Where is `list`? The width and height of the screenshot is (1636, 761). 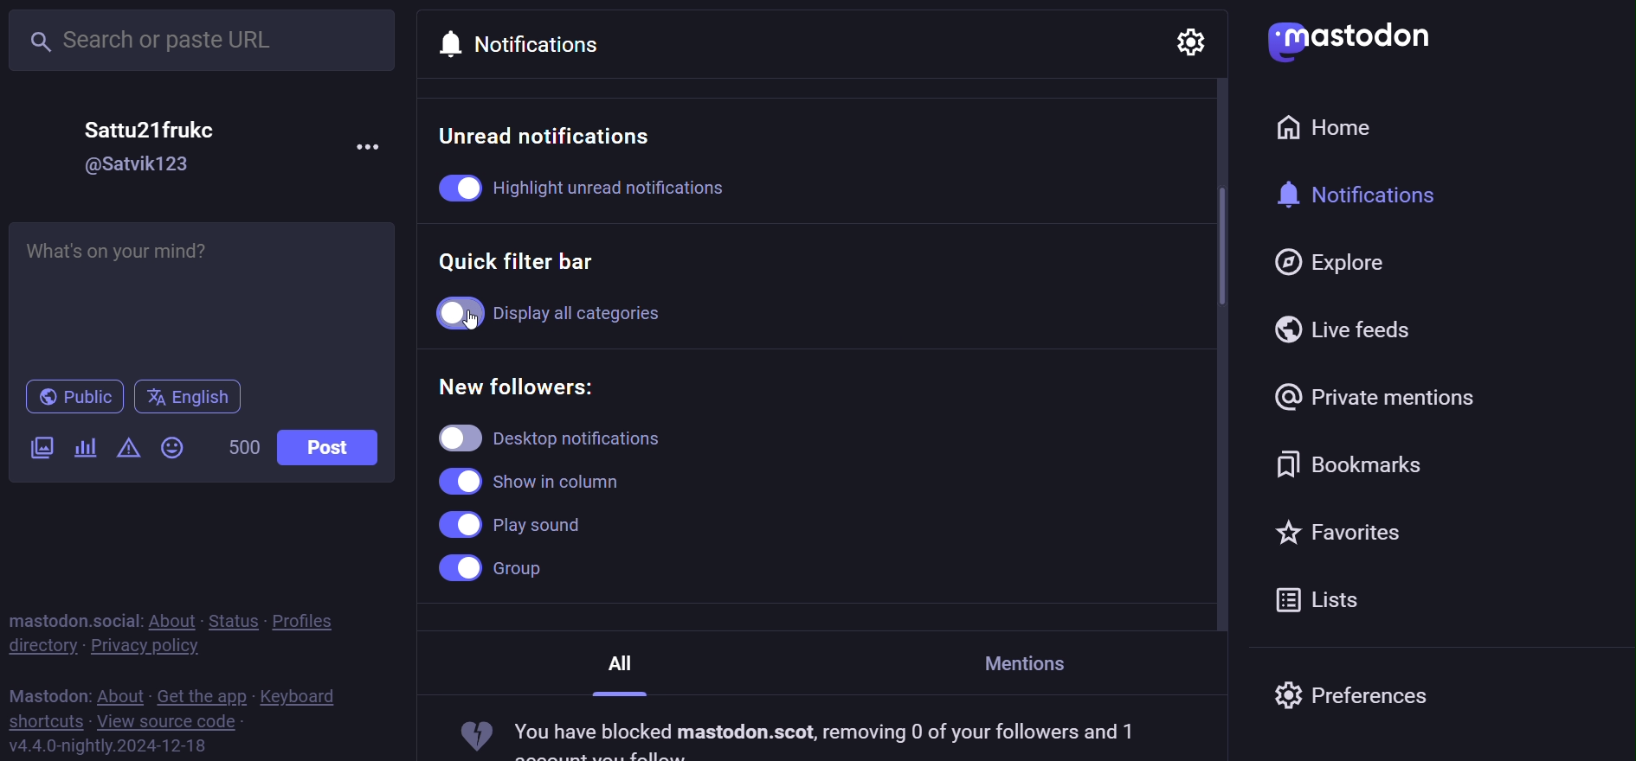 list is located at coordinates (1320, 598).